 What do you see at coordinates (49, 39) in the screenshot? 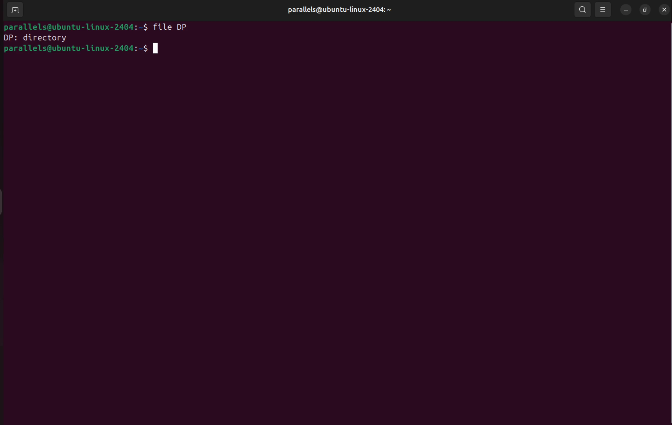
I see `filetype` at bounding box center [49, 39].